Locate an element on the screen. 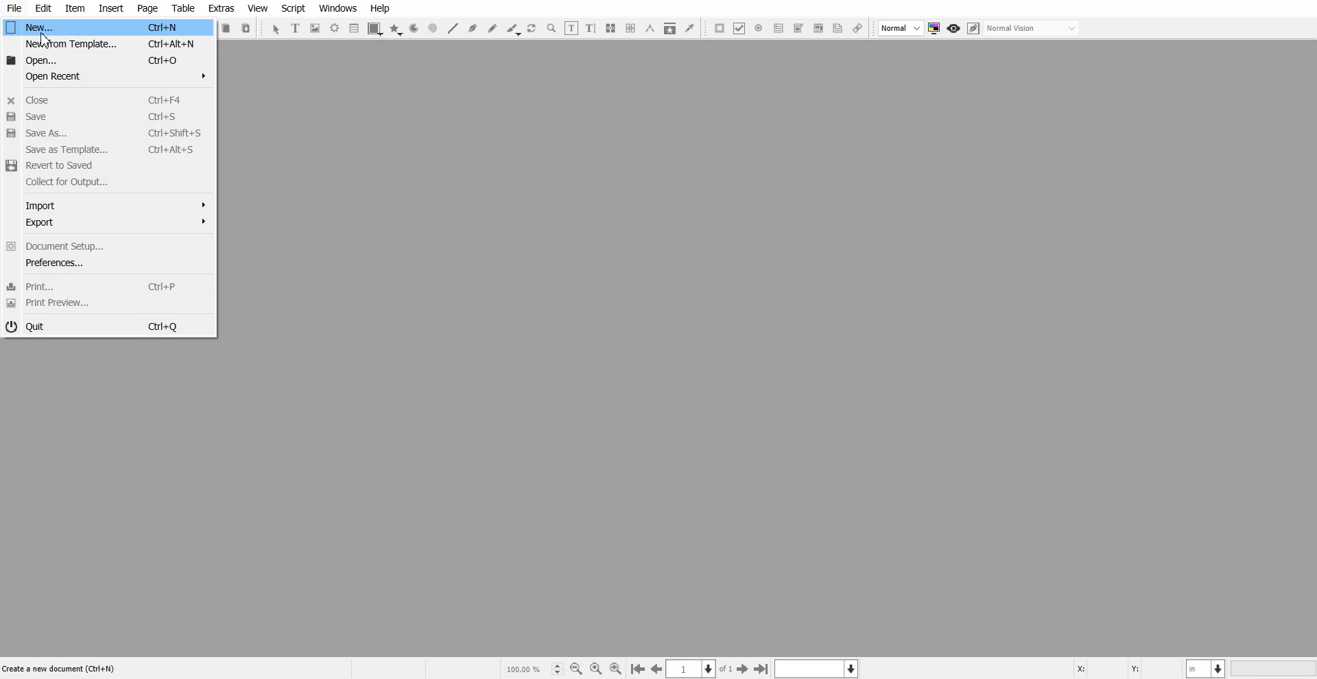 This screenshot has width=1317, height=679. Close is located at coordinates (107, 99).